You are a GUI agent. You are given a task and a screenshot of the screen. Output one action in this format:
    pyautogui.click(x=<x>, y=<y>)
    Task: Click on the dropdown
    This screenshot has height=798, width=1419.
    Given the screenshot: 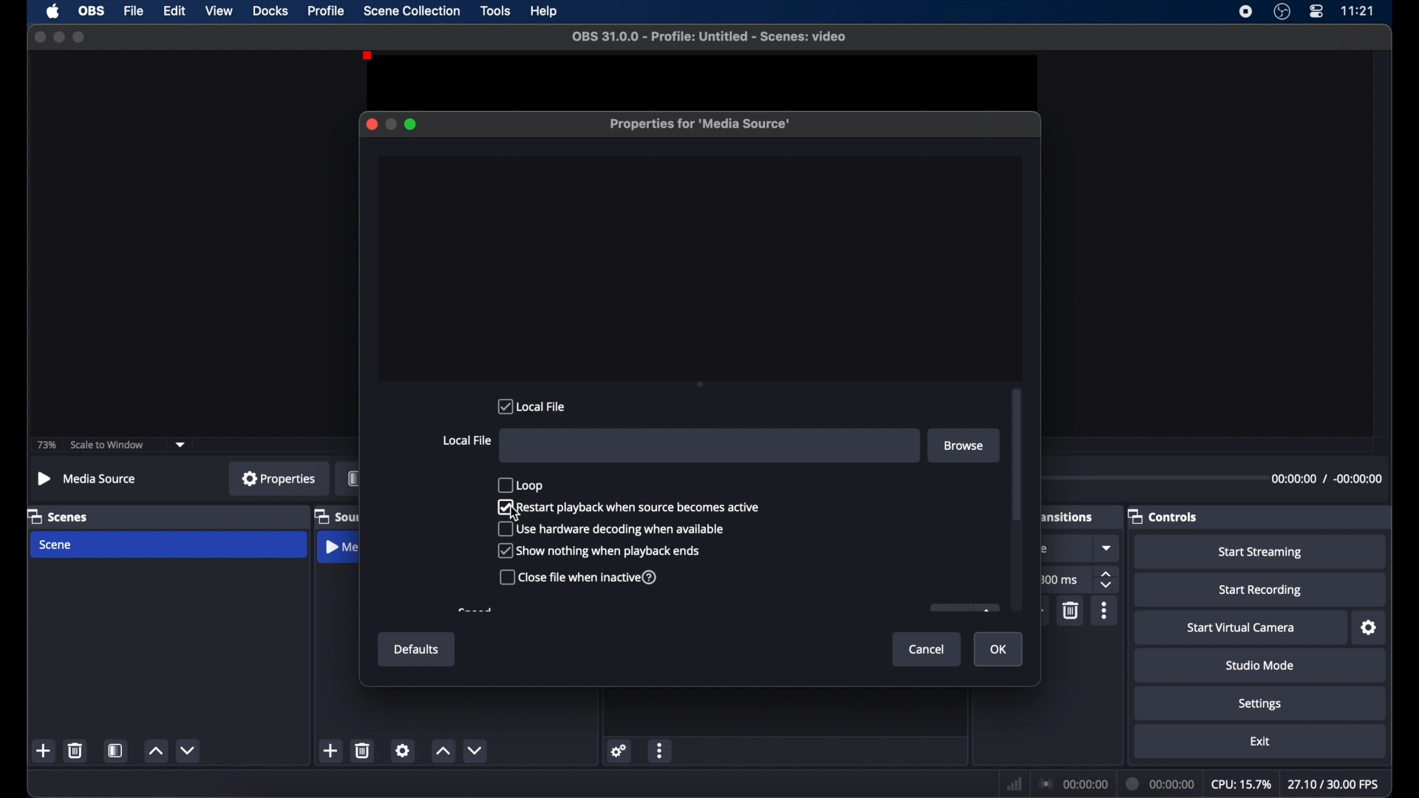 What is the action you would take?
    pyautogui.click(x=1108, y=548)
    